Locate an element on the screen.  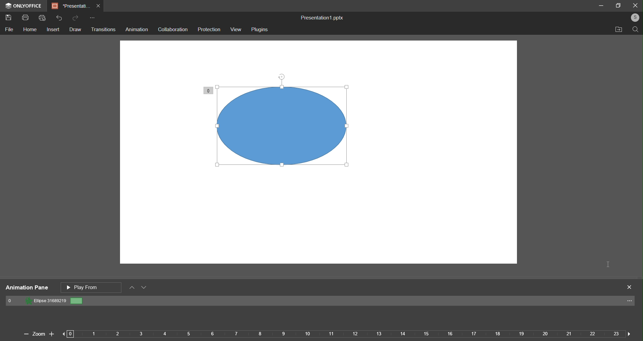
next is located at coordinates (627, 333).